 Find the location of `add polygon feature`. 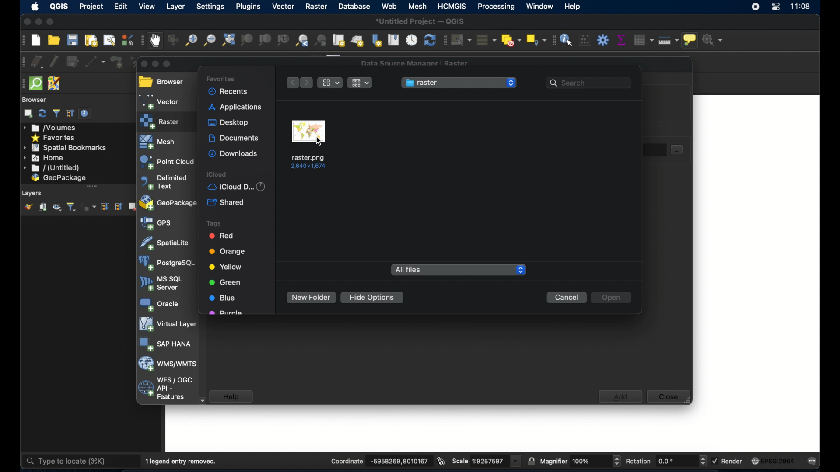

add polygon feature is located at coordinates (116, 62).